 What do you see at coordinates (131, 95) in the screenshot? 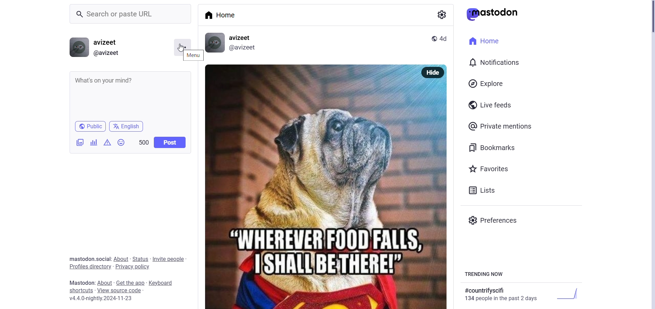
I see `writing area` at bounding box center [131, 95].